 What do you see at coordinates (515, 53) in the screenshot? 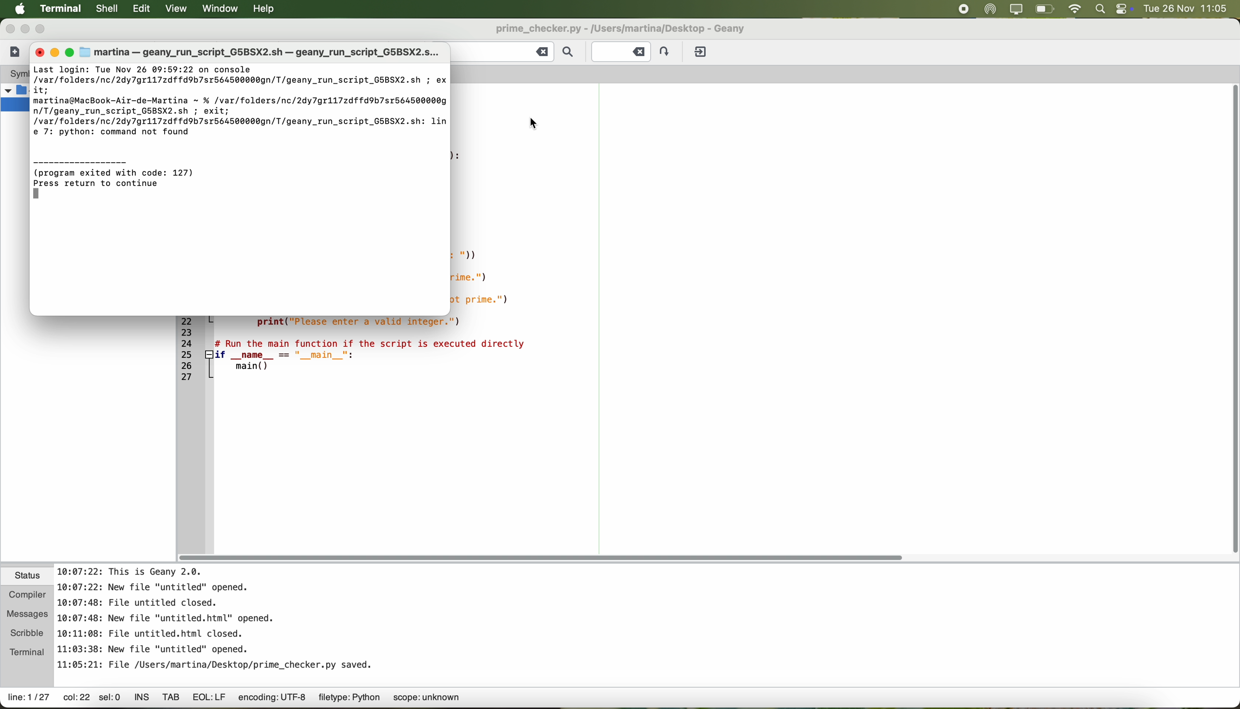
I see `find the entered text in the current file` at bounding box center [515, 53].